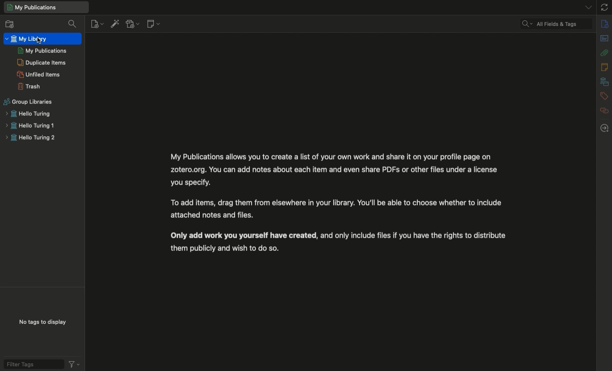 The width and height of the screenshot is (612, 371). I want to click on Locate, so click(604, 128).